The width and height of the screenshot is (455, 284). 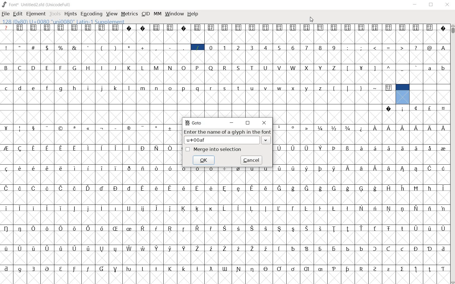 I want to click on Symbol, so click(x=239, y=248).